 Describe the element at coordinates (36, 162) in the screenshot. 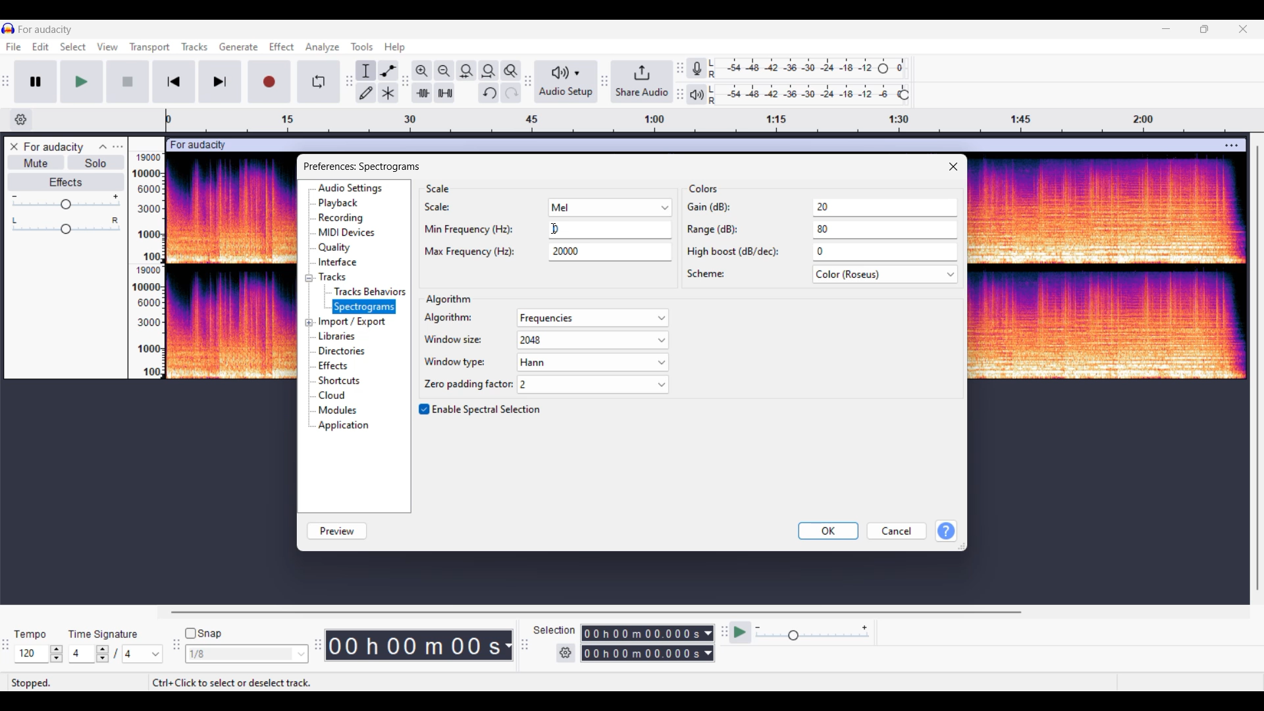

I see `Mute` at that location.